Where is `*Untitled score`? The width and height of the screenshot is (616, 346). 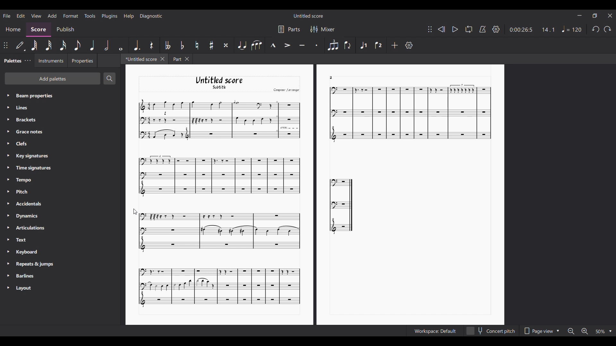 *Untitled score is located at coordinates (139, 59).